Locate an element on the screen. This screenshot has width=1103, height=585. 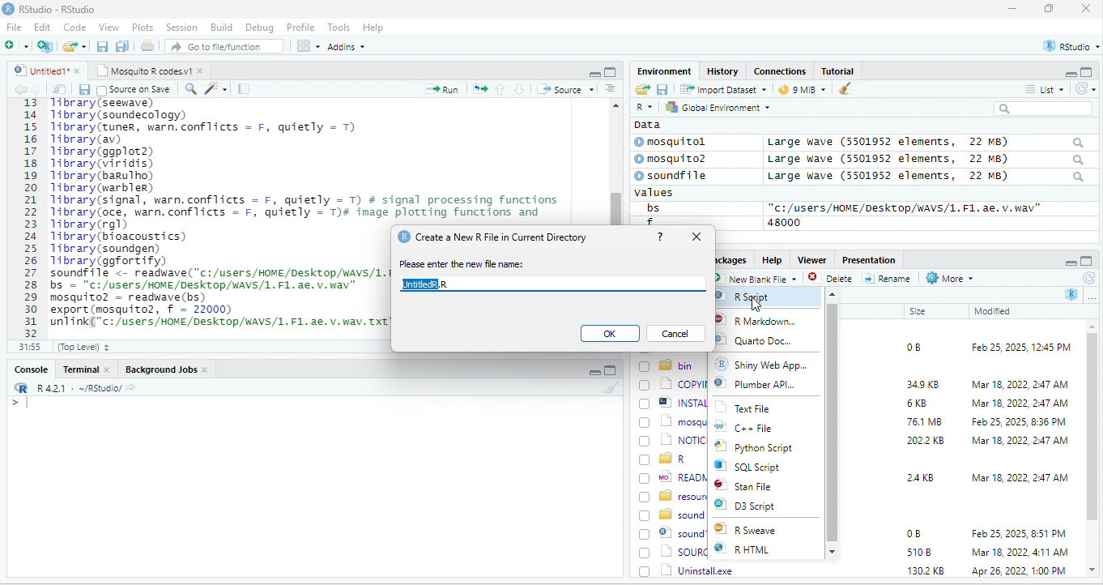
Plumber APL... is located at coordinates (768, 388).